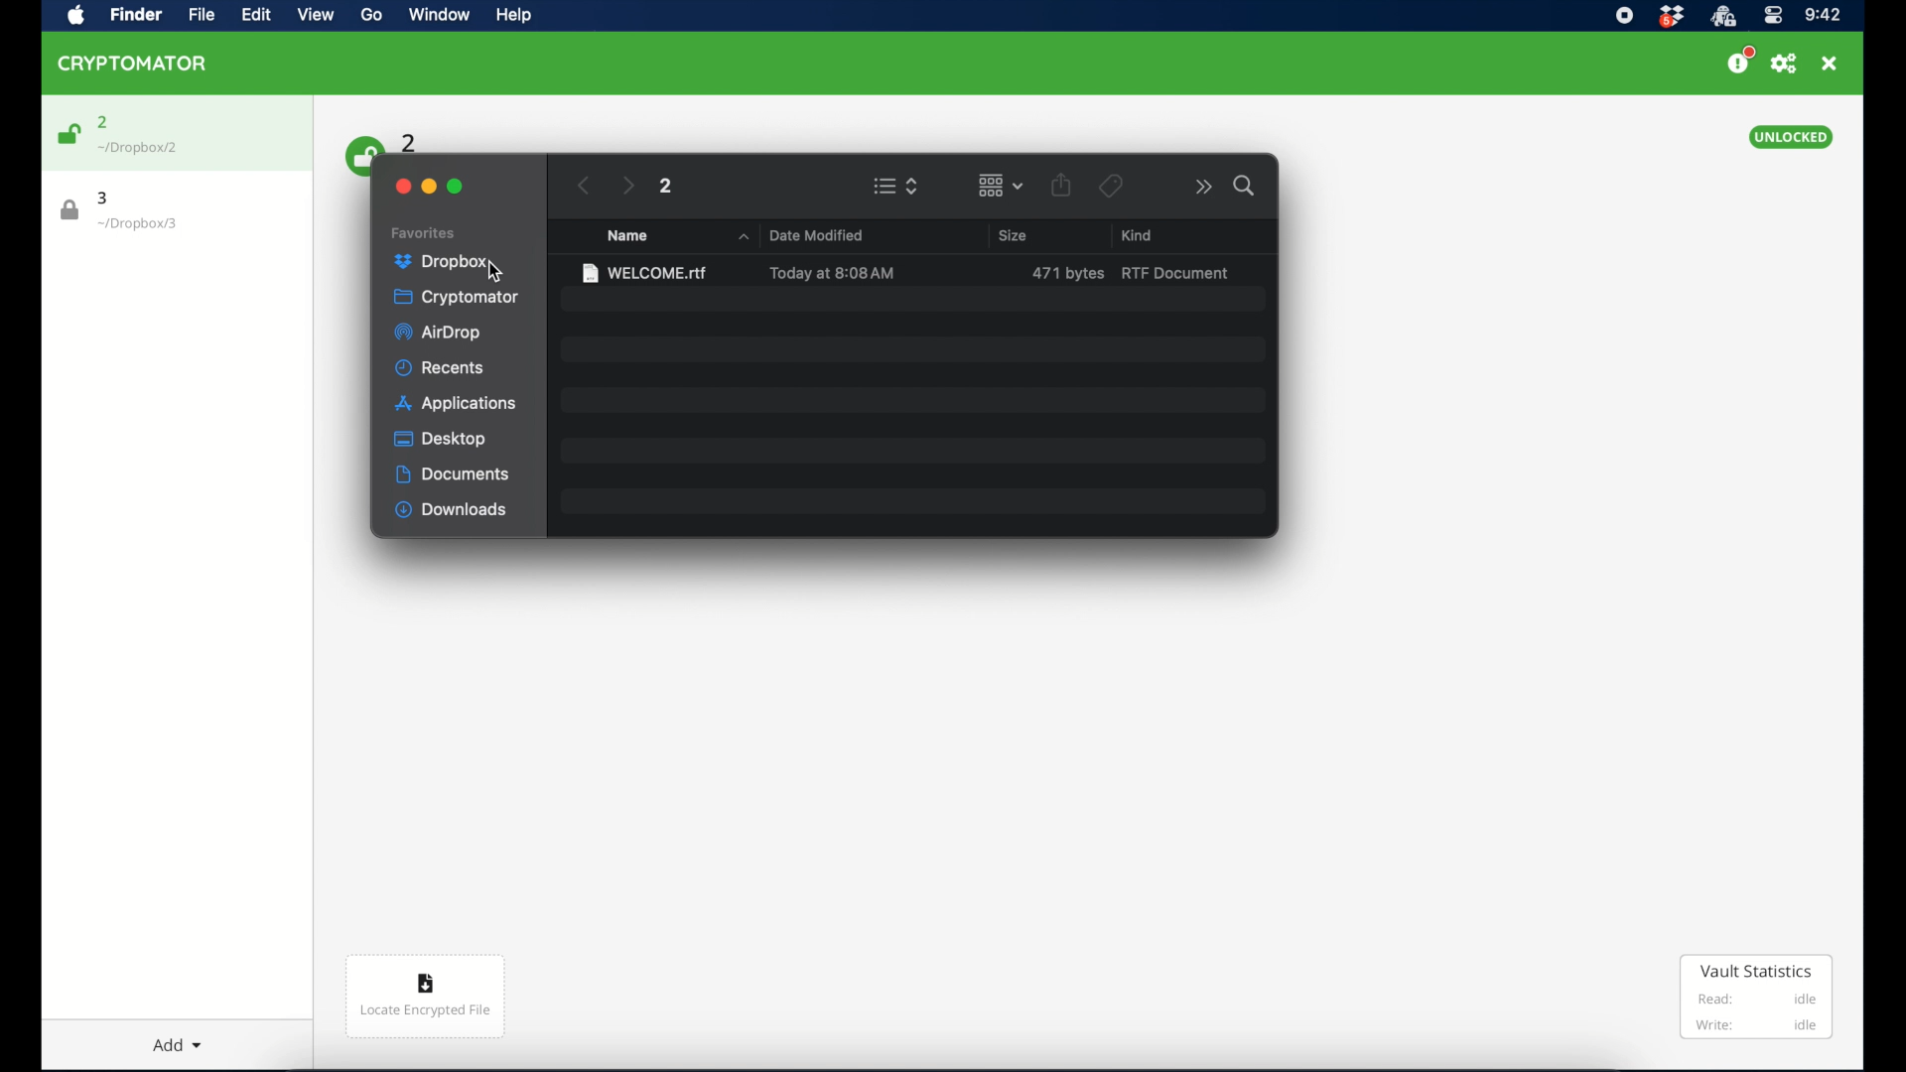 The height and width of the screenshot is (1072, 1906). What do you see at coordinates (1671, 17) in the screenshot?
I see `dropbox icon` at bounding box center [1671, 17].